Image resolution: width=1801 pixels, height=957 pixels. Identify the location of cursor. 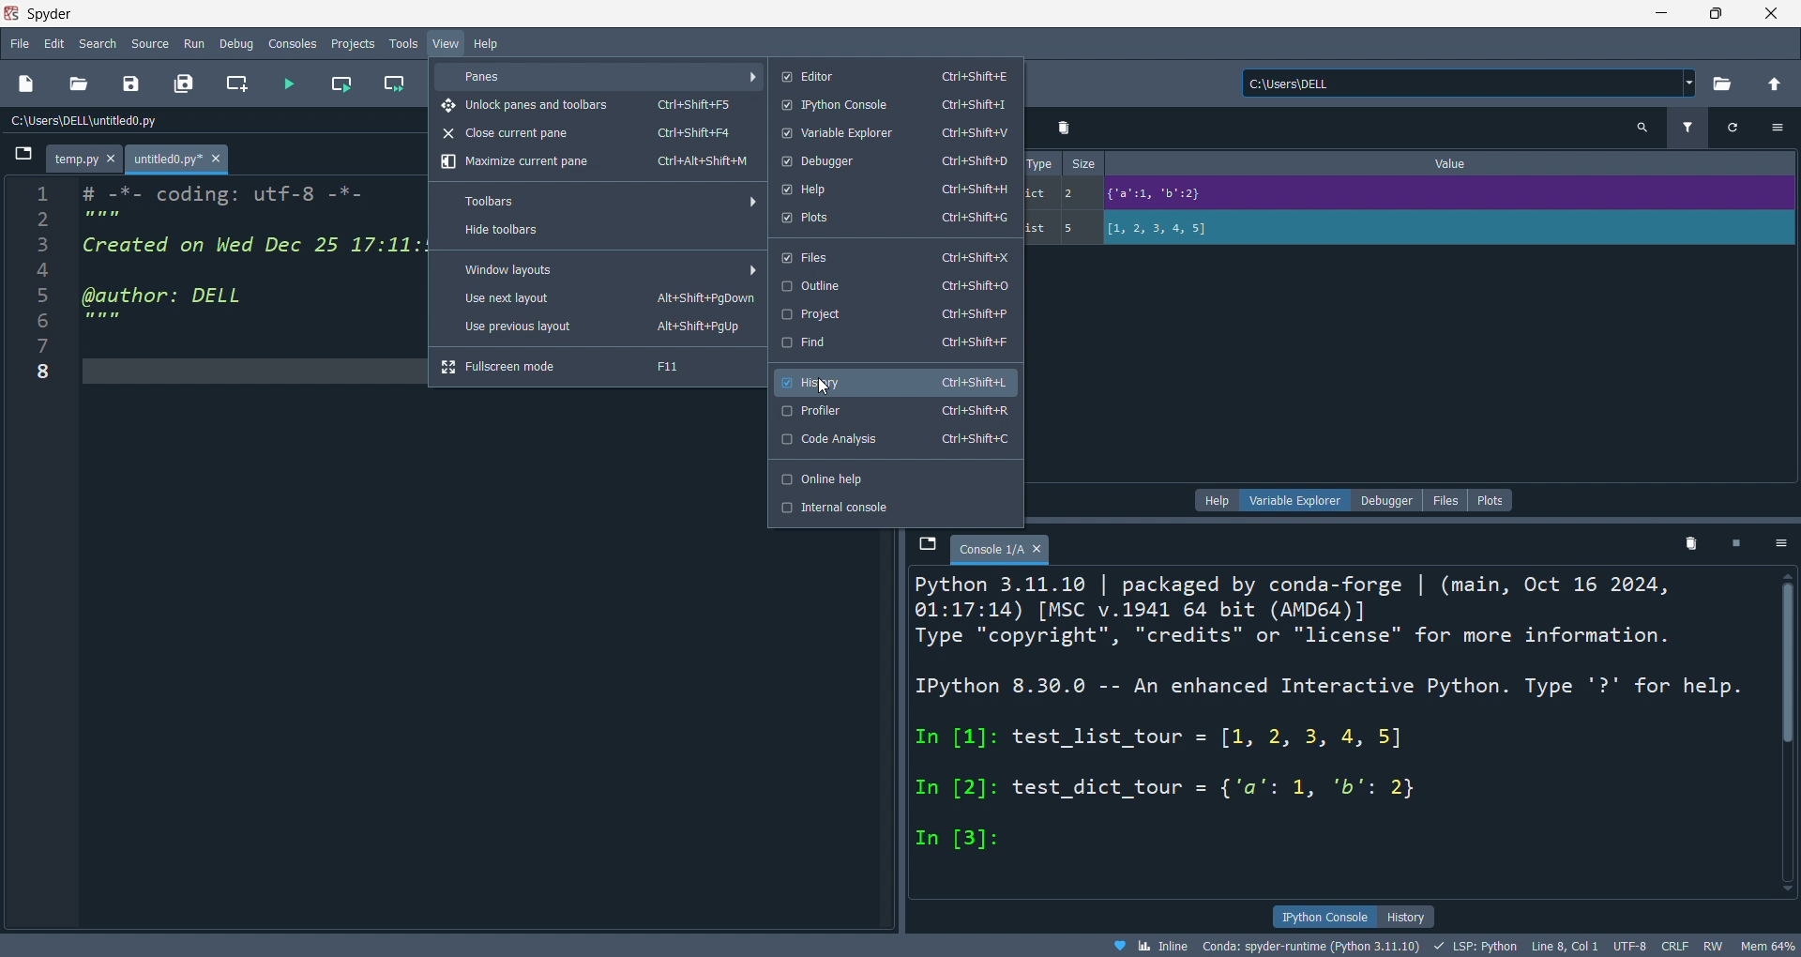
(825, 387).